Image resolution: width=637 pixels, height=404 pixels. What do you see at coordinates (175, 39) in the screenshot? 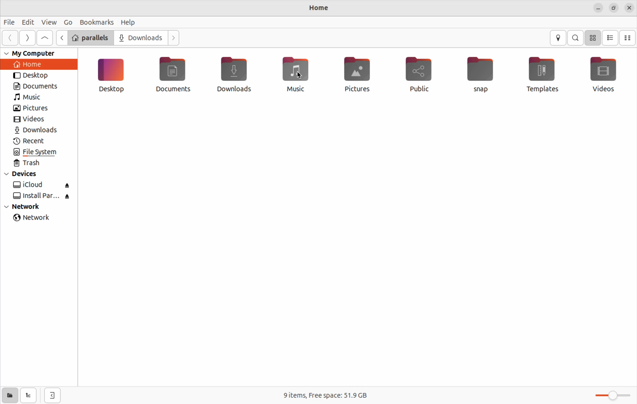
I see `Forward` at bounding box center [175, 39].